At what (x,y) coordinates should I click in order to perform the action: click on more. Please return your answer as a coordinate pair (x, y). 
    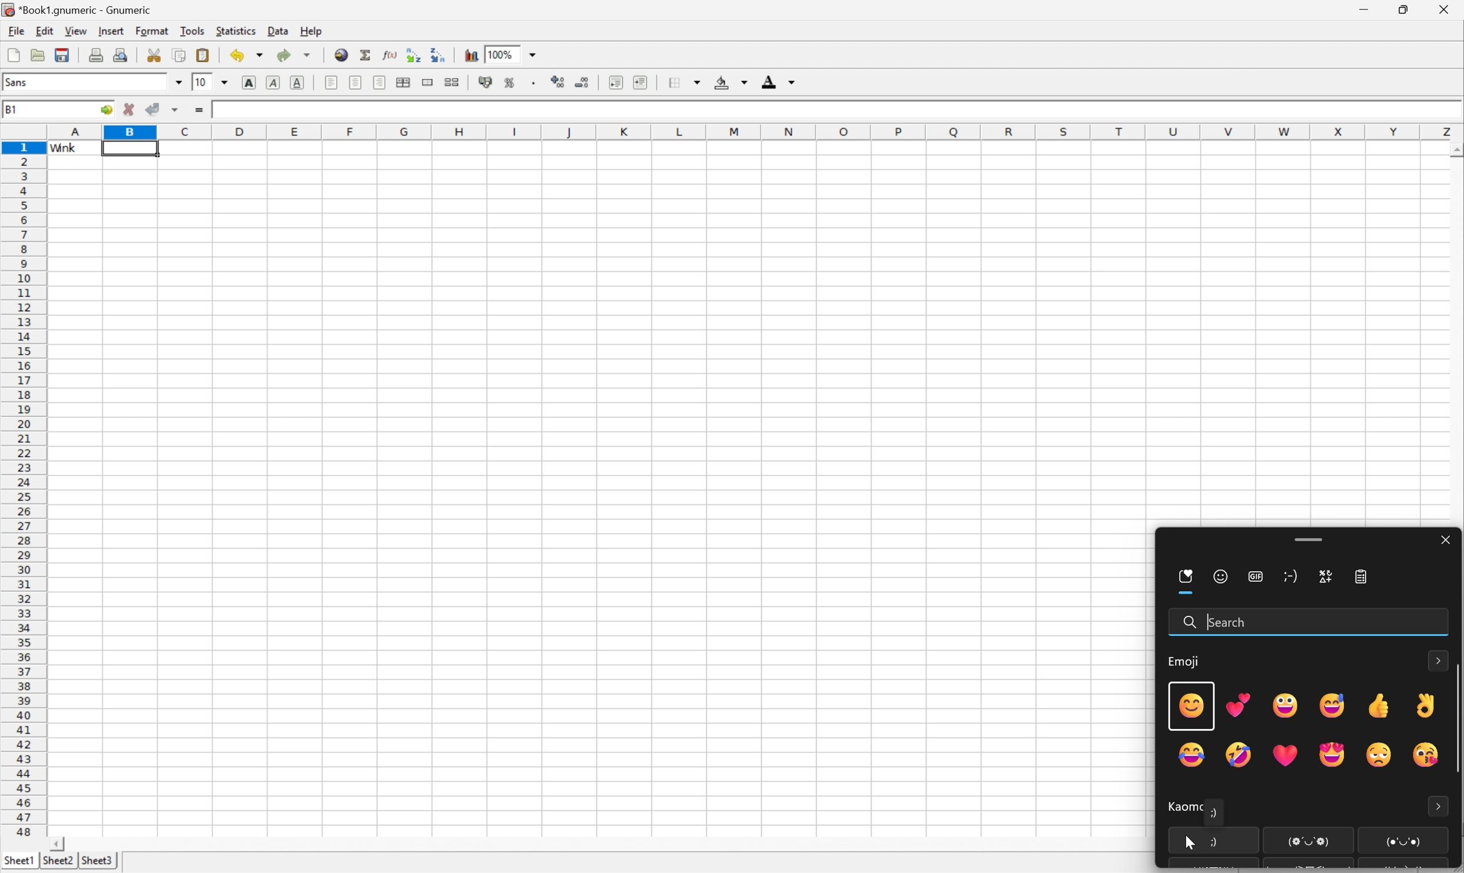
    Looking at the image, I should click on (1439, 659).